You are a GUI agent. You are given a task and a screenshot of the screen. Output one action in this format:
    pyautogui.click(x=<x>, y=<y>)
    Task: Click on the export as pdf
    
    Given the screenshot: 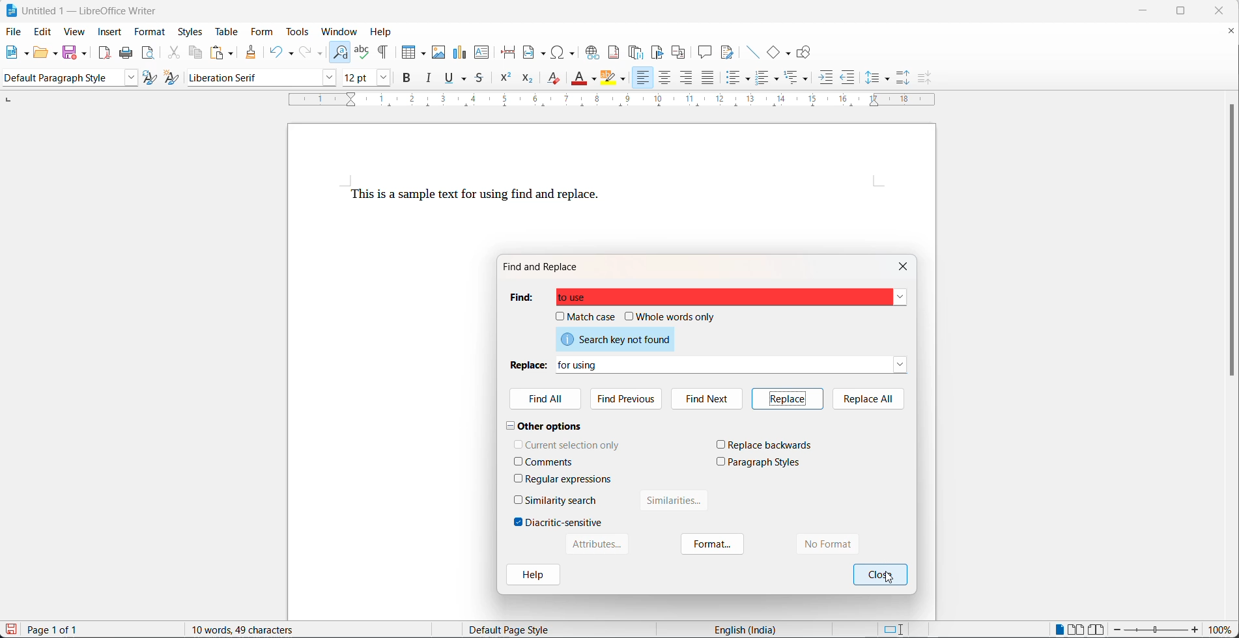 What is the action you would take?
    pyautogui.click(x=104, y=52)
    